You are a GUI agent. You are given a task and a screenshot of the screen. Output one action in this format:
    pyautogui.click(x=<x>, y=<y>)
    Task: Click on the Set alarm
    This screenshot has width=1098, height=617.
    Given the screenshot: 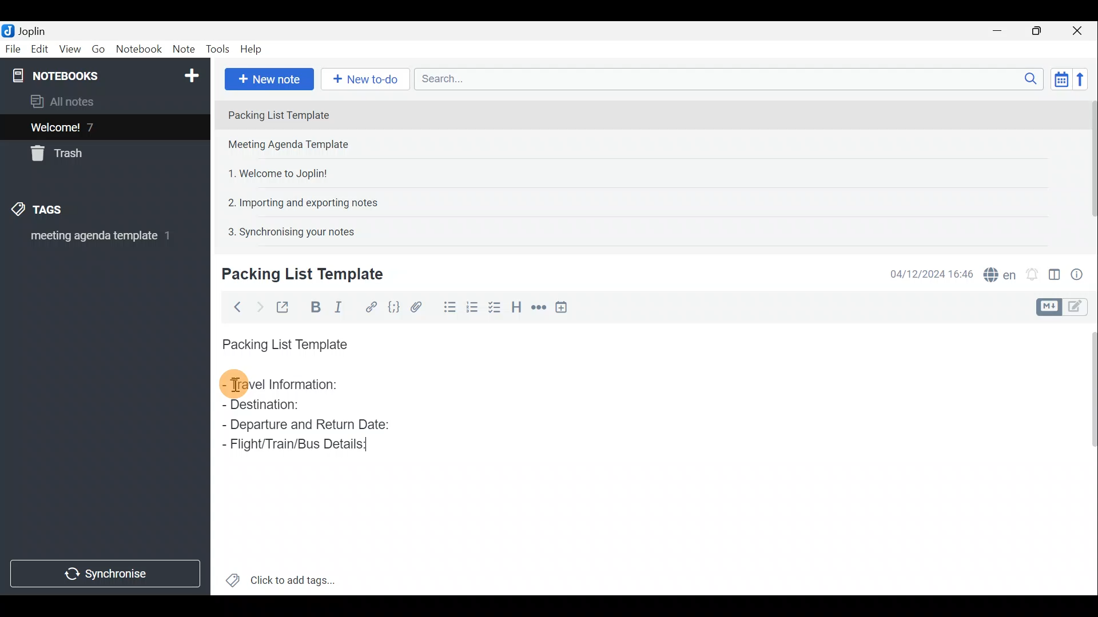 What is the action you would take?
    pyautogui.click(x=1032, y=271)
    